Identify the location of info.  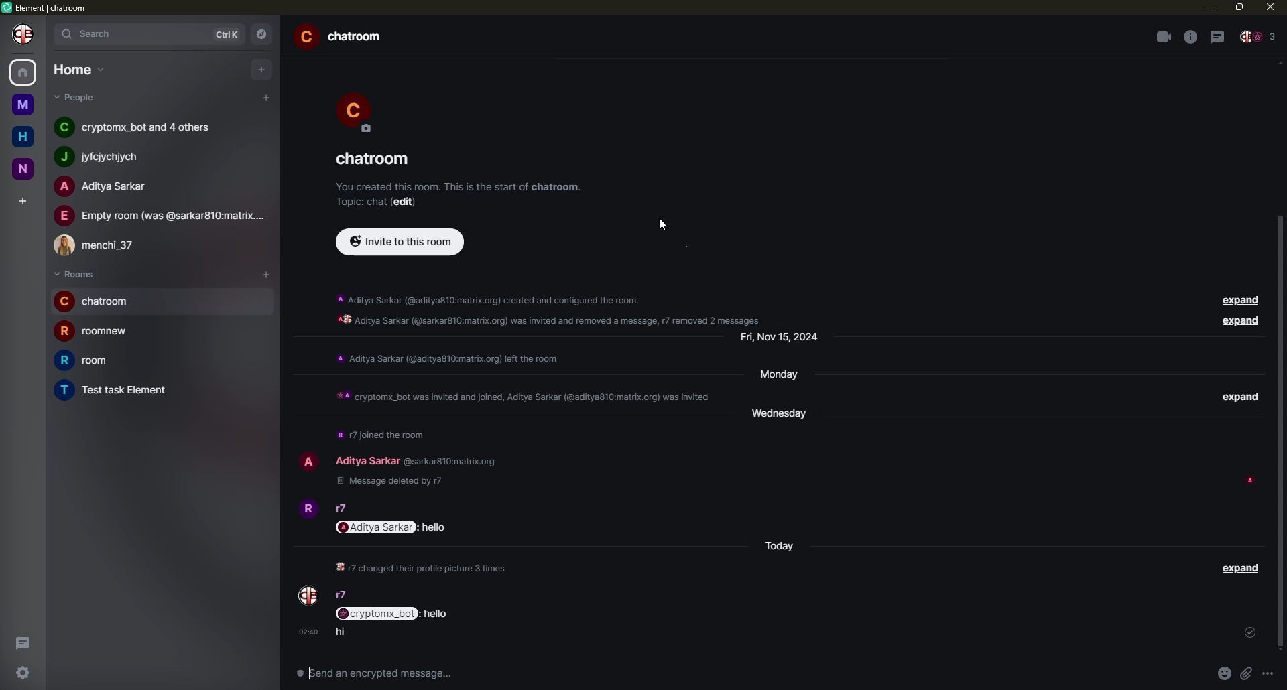
(381, 437).